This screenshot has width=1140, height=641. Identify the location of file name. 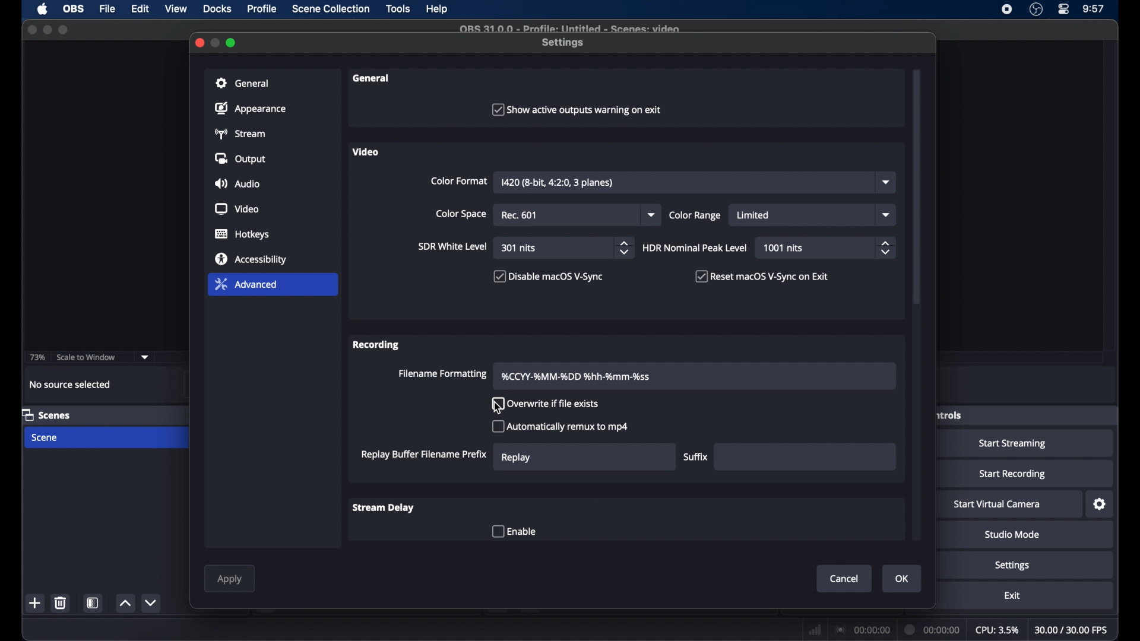
(571, 28).